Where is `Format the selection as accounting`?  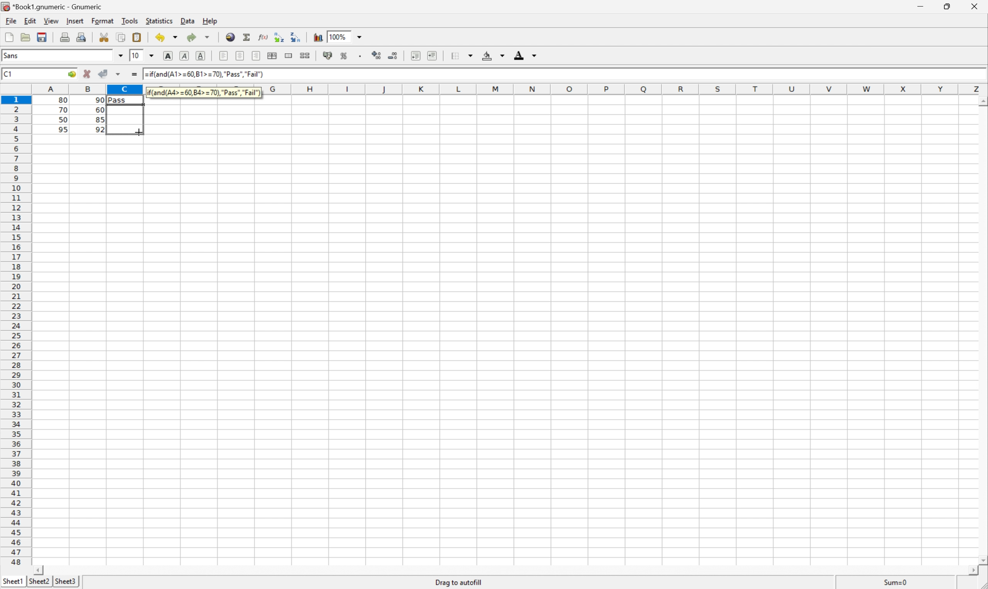 Format the selection as accounting is located at coordinates (327, 56).